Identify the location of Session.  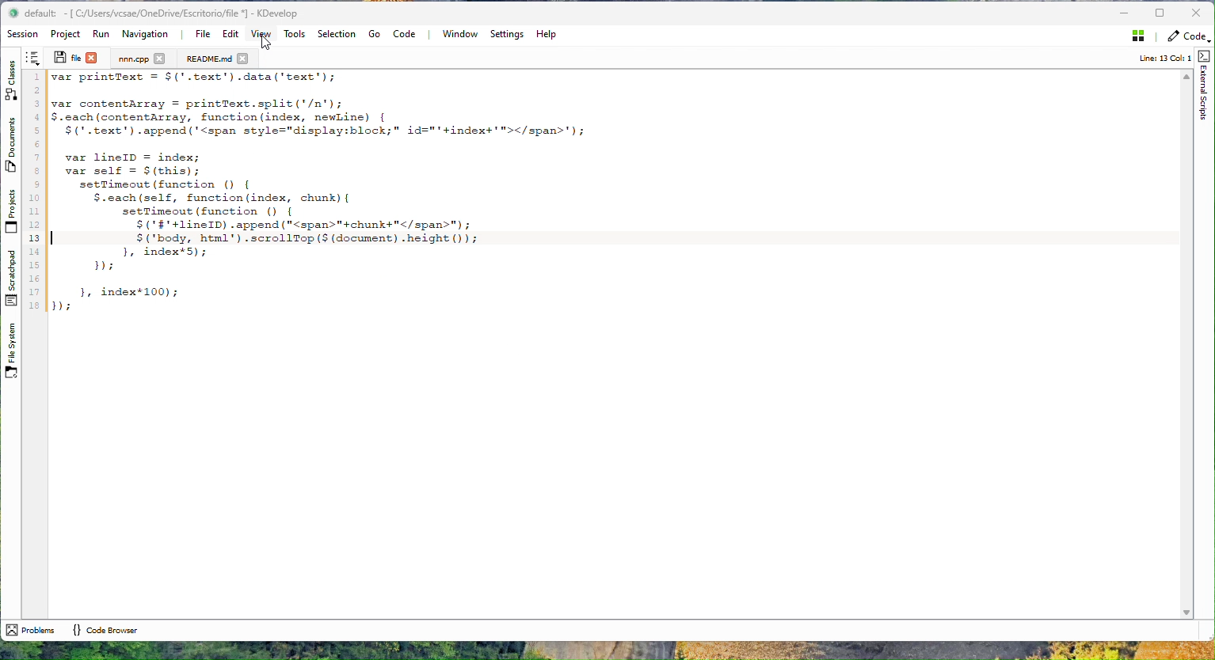
(25, 35).